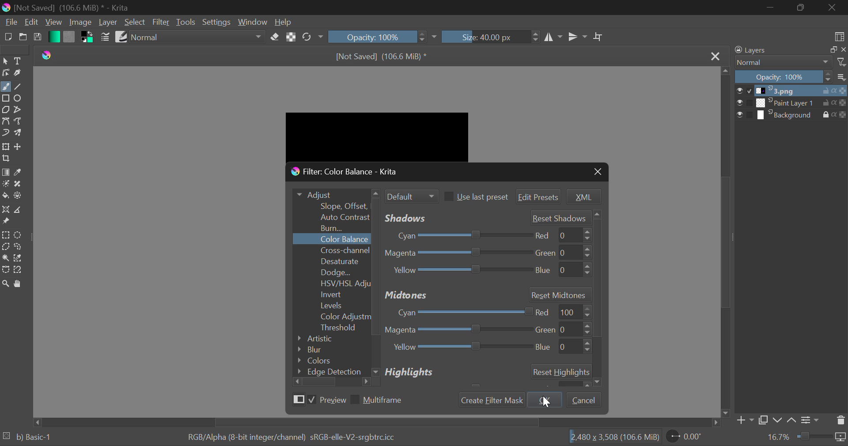 The width and height of the screenshot is (848, 446). I want to click on green, so click(559, 329).